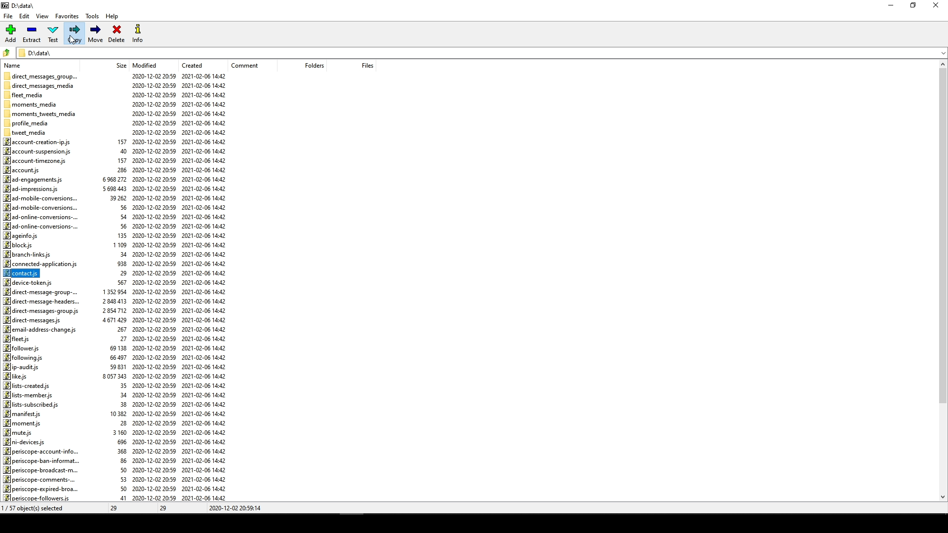  What do you see at coordinates (28, 123) in the screenshot?
I see `profile_media` at bounding box center [28, 123].